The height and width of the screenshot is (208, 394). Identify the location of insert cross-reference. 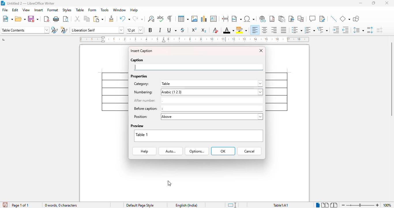
(301, 18).